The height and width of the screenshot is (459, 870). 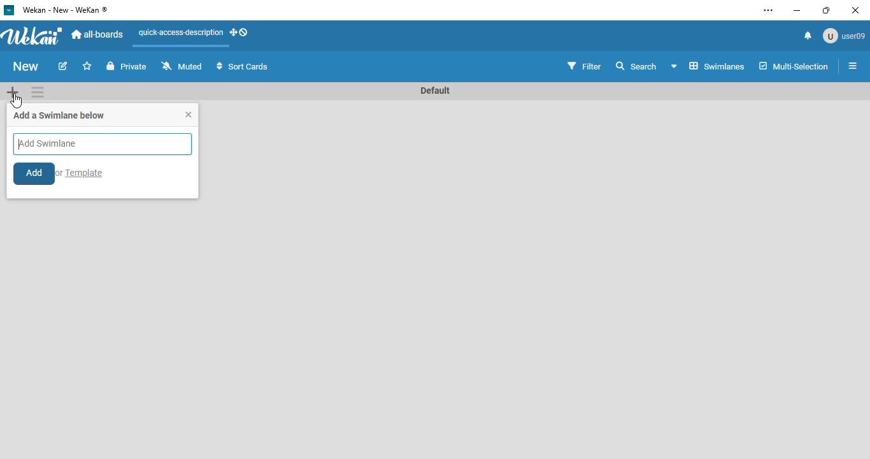 What do you see at coordinates (61, 115) in the screenshot?
I see `add a swimlane below` at bounding box center [61, 115].